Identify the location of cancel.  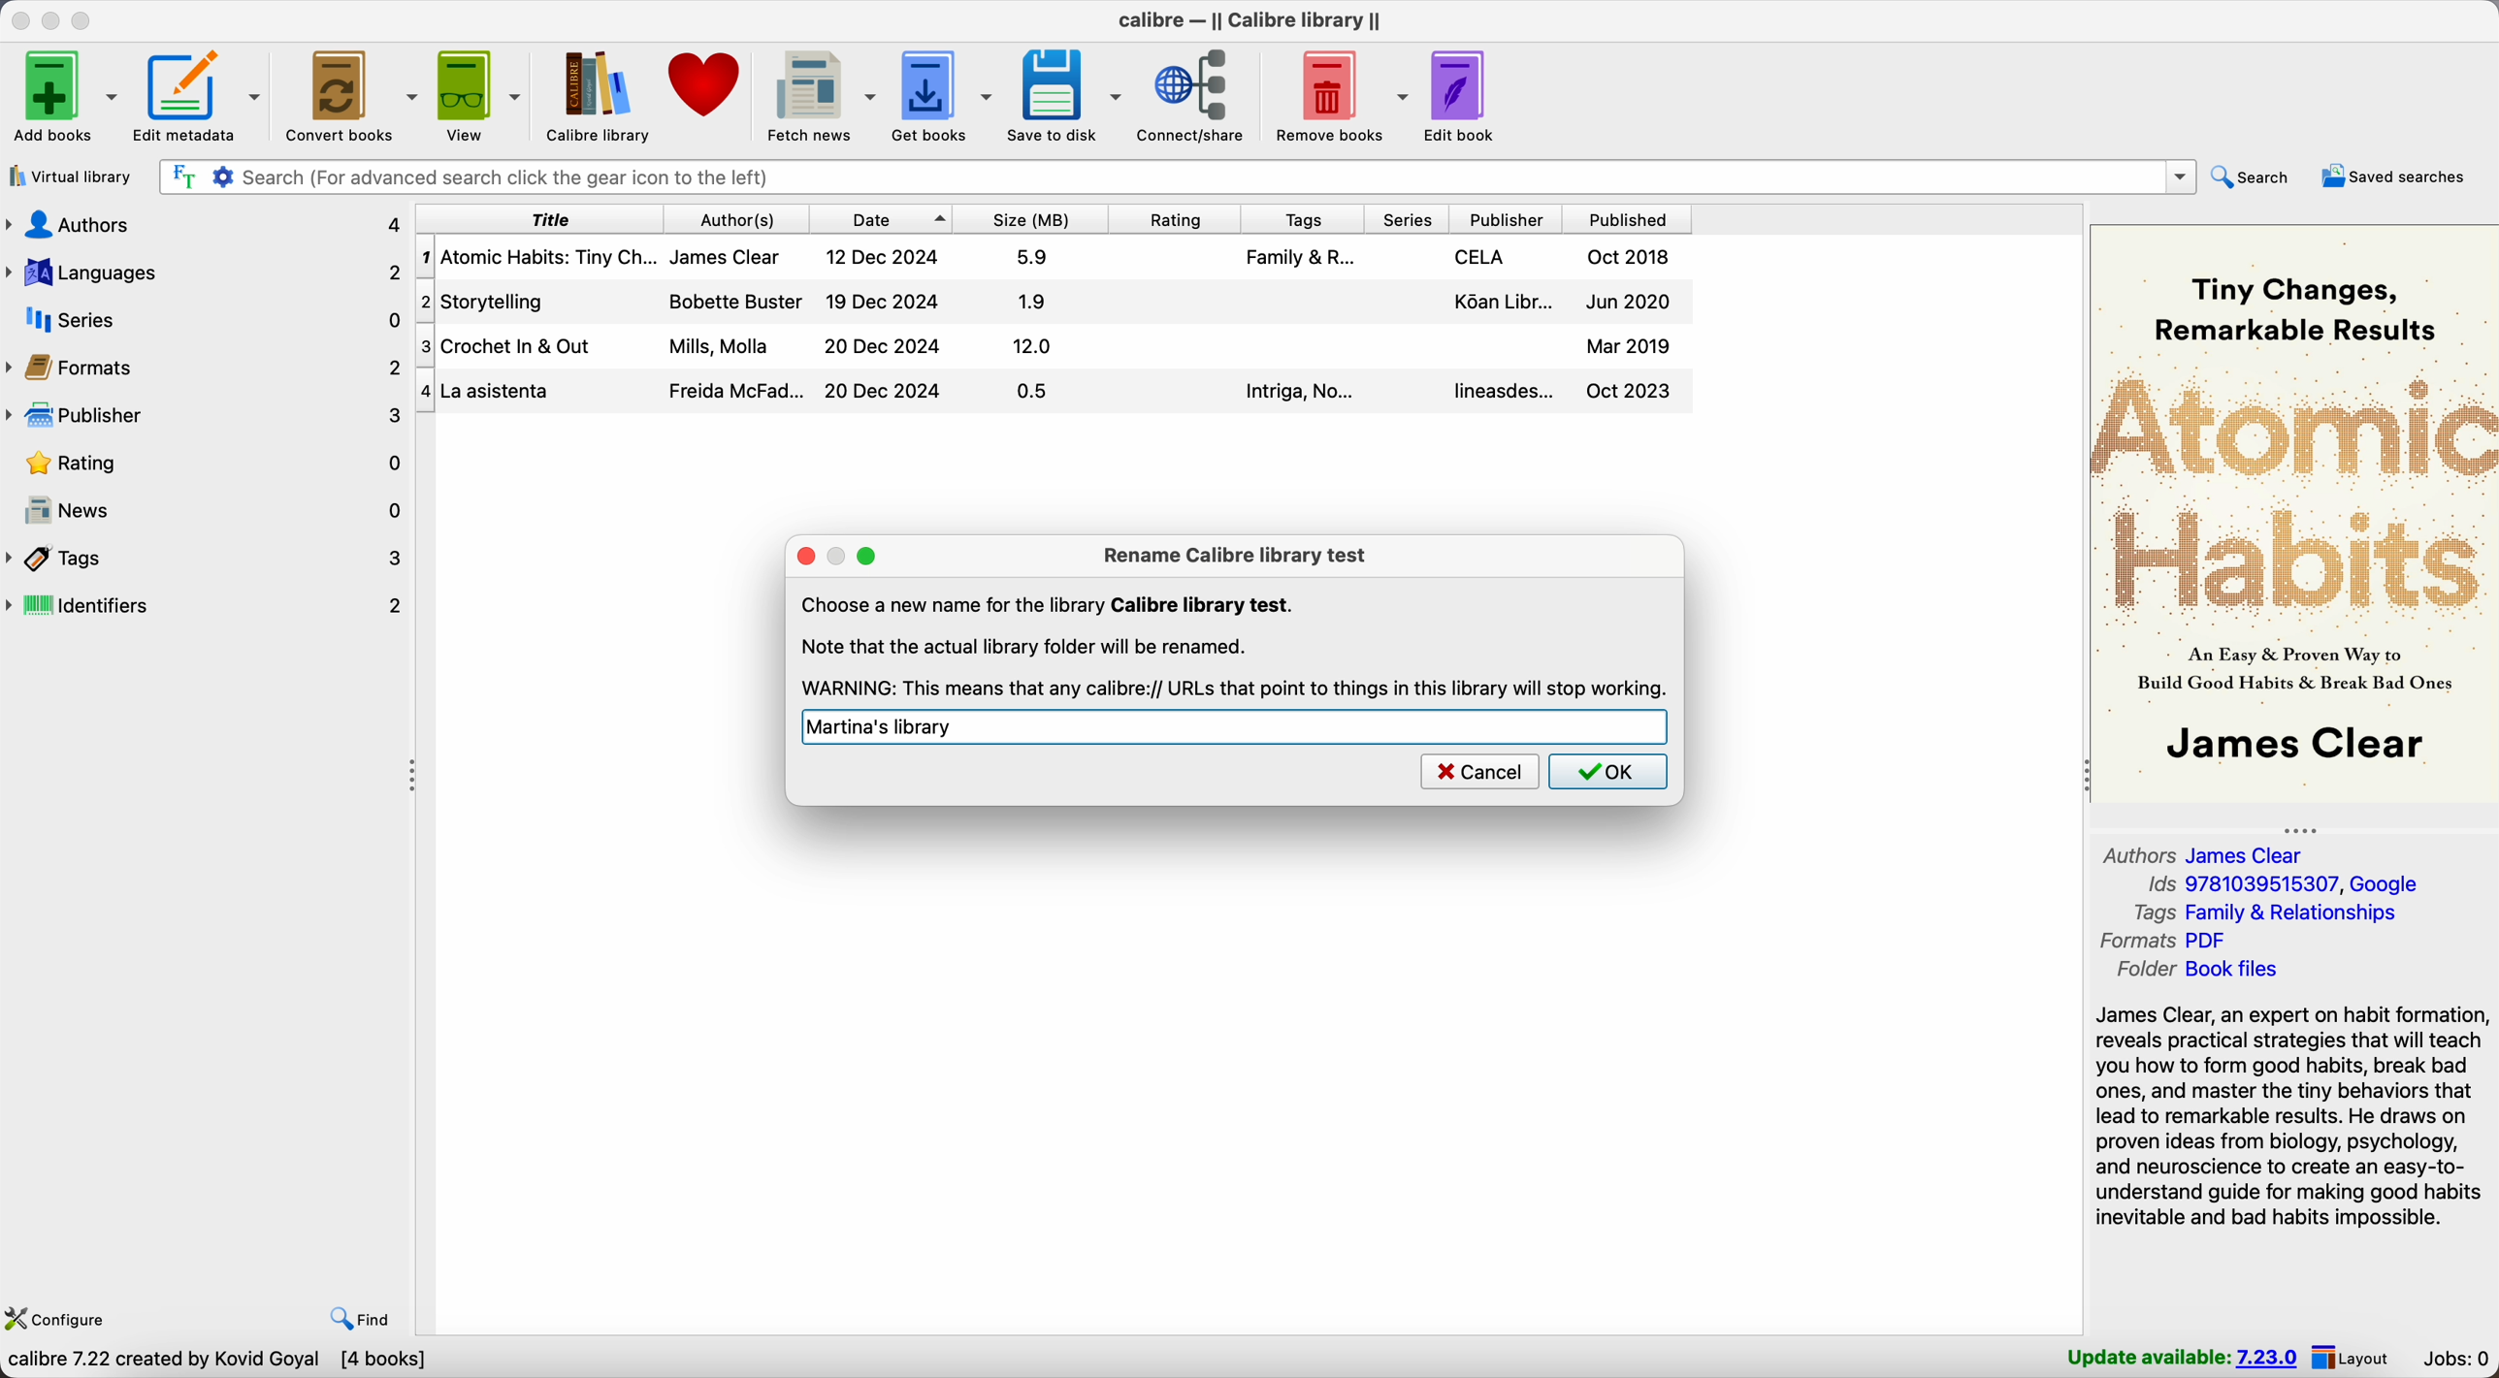
(1479, 772).